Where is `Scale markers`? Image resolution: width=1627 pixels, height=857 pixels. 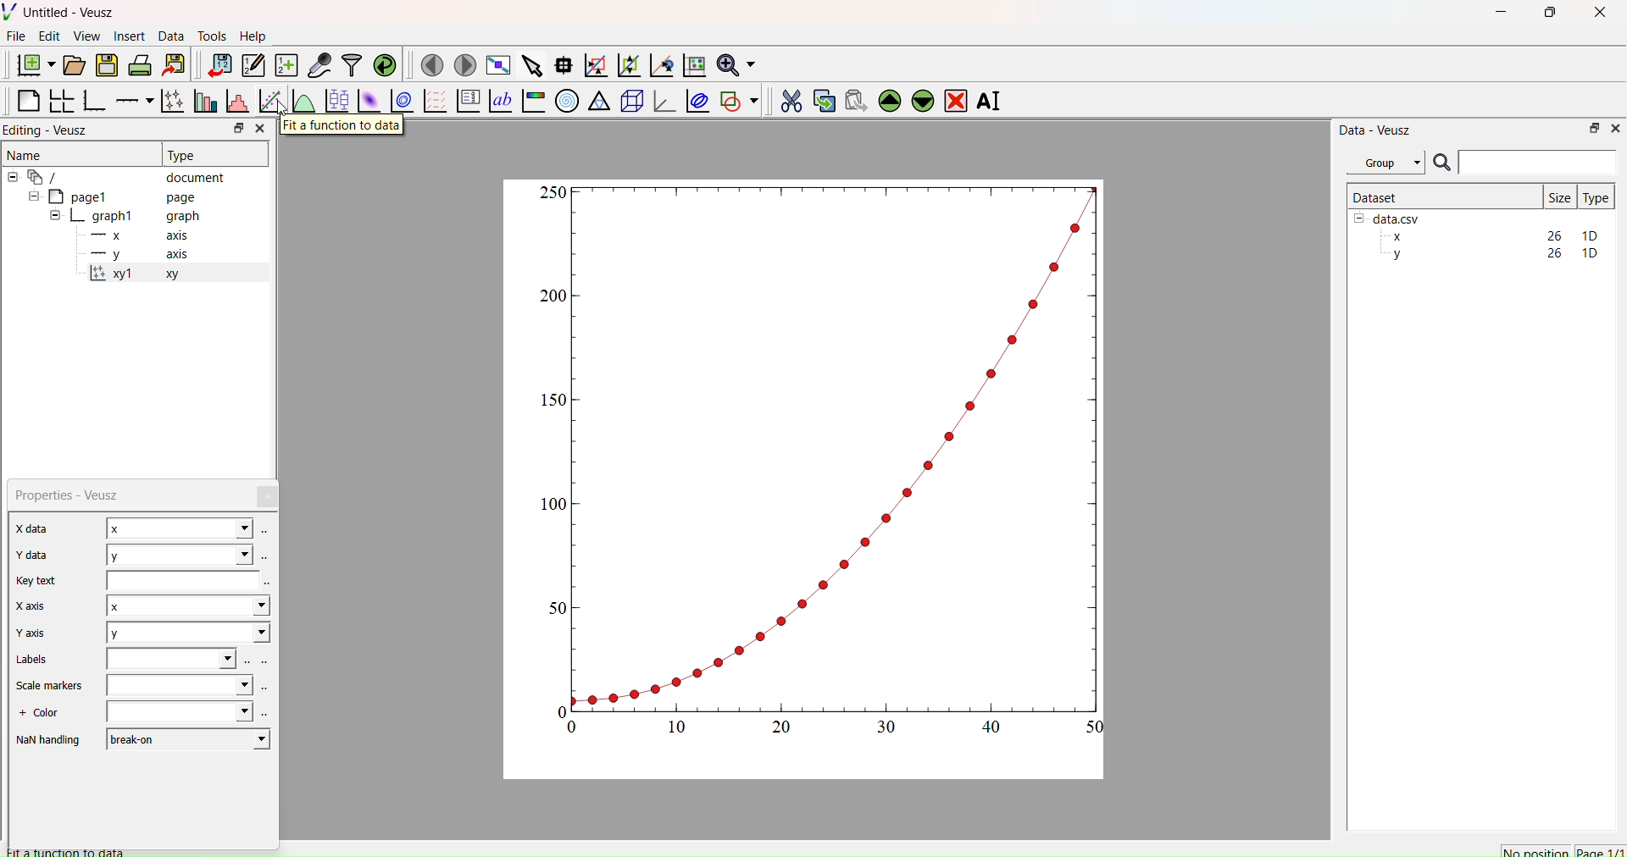 Scale markers is located at coordinates (50, 685).